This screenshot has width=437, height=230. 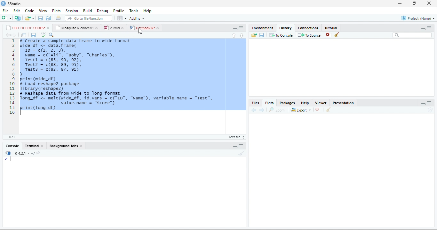 I want to click on Mosquito R codes.v1, so click(x=74, y=27).